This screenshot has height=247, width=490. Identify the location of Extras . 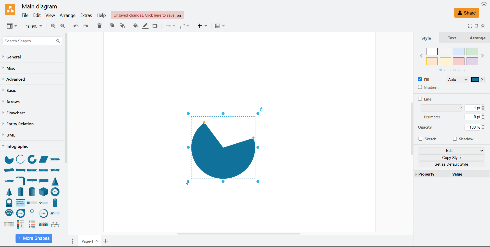
(87, 15).